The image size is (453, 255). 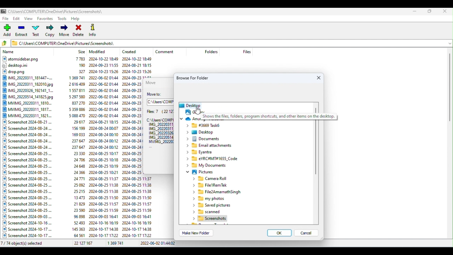 What do you see at coordinates (45, 19) in the screenshot?
I see `Favorites` at bounding box center [45, 19].